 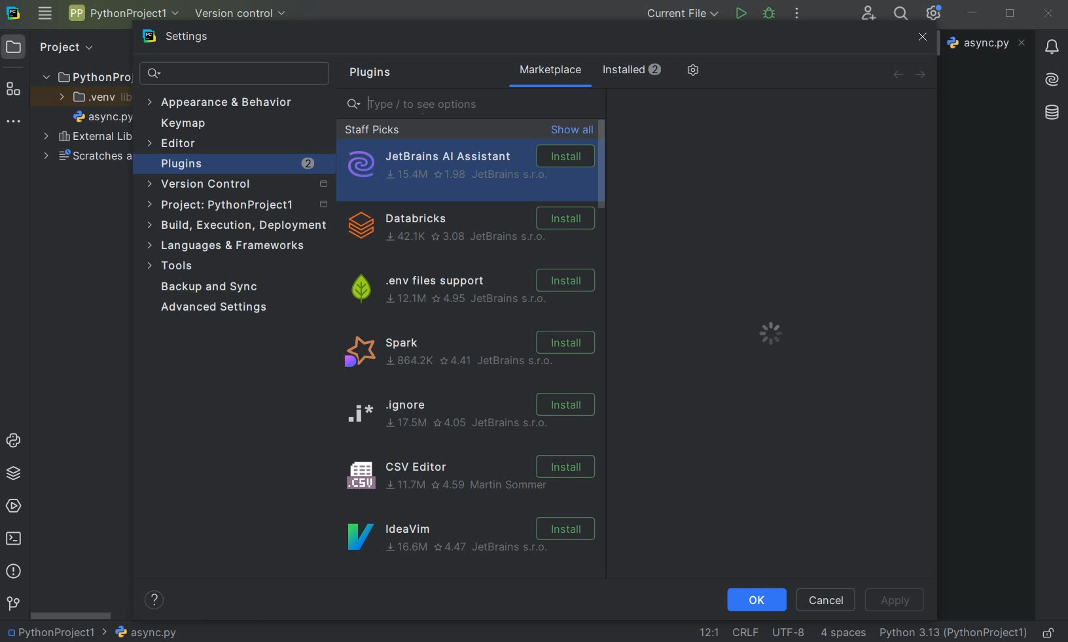 What do you see at coordinates (14, 124) in the screenshot?
I see `more tool windows` at bounding box center [14, 124].